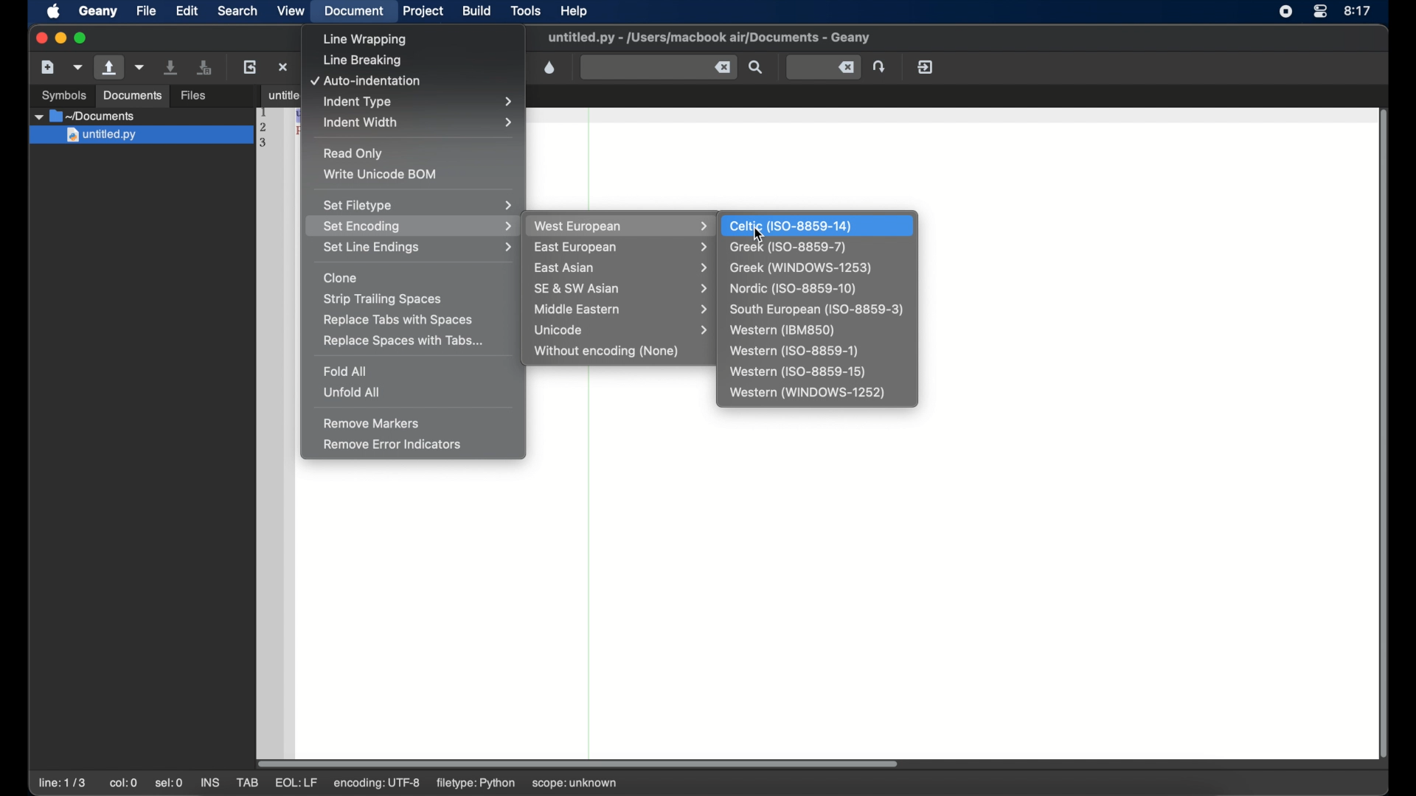  Describe the element at coordinates (477, 11) in the screenshot. I see `build` at that location.